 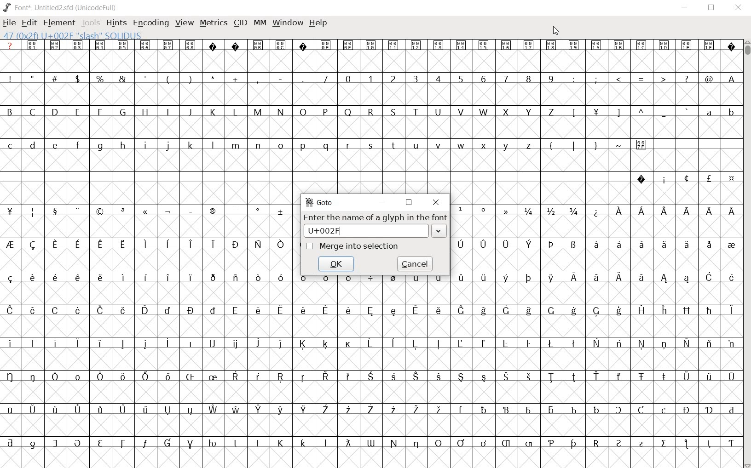 I want to click on special symbols, so click(x=370, y=45).